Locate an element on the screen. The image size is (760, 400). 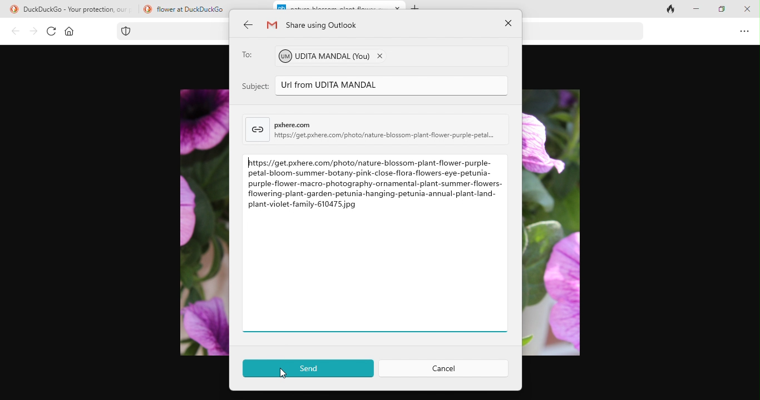
 Url from UDITA MANDAL is located at coordinates (391, 87).